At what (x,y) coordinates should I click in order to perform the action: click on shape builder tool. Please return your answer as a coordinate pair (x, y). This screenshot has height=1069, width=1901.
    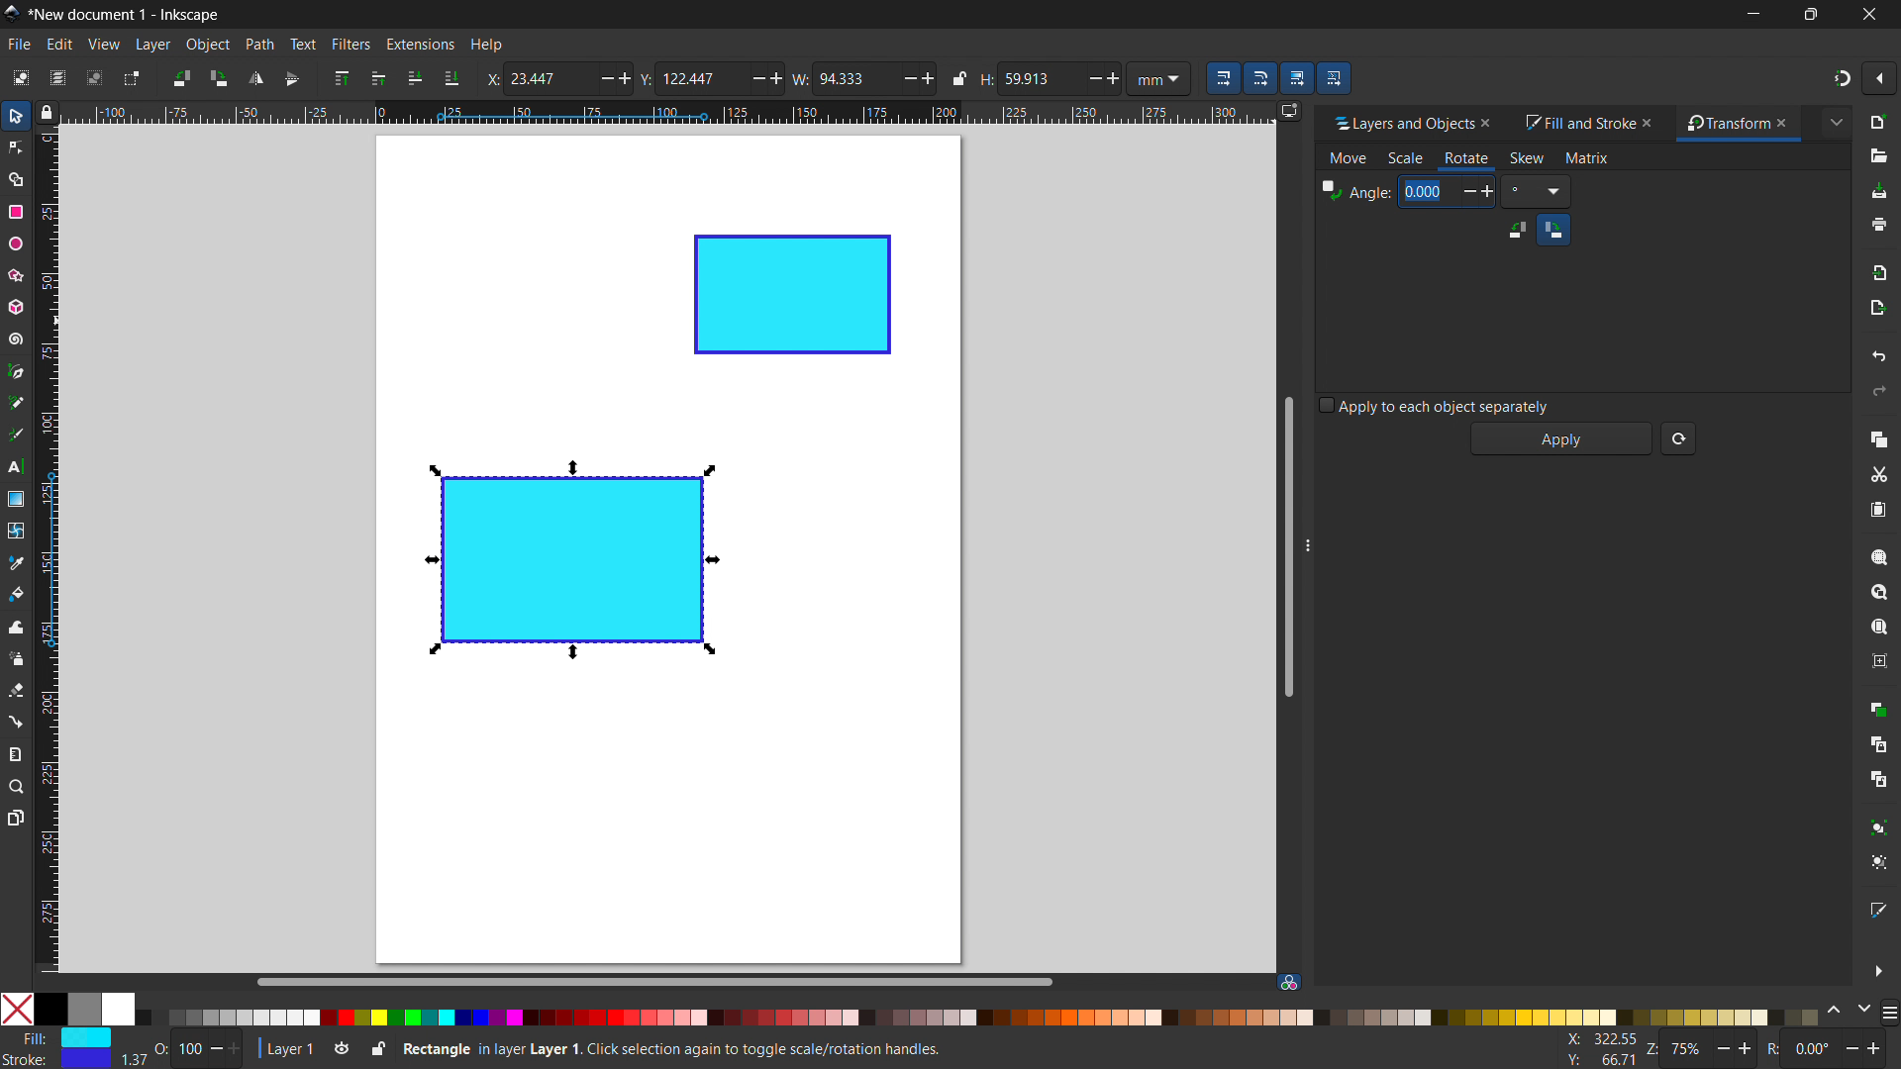
    Looking at the image, I should click on (13, 178).